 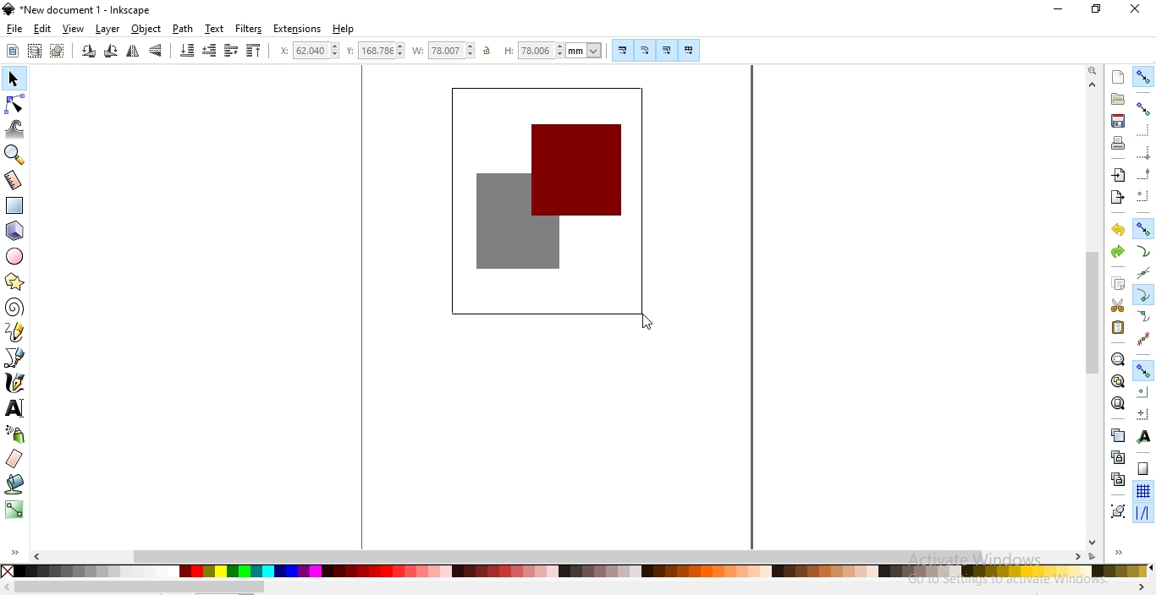 What do you see at coordinates (16, 104) in the screenshot?
I see `edit paths by nodes` at bounding box center [16, 104].